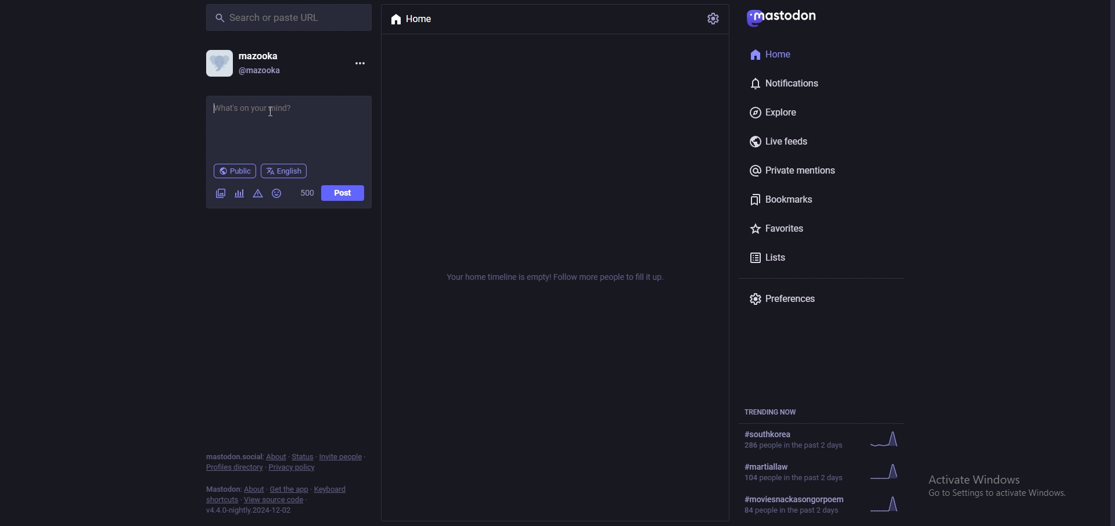 The height and width of the screenshot is (526, 1115). What do you see at coordinates (825, 473) in the screenshot?
I see `trending` at bounding box center [825, 473].